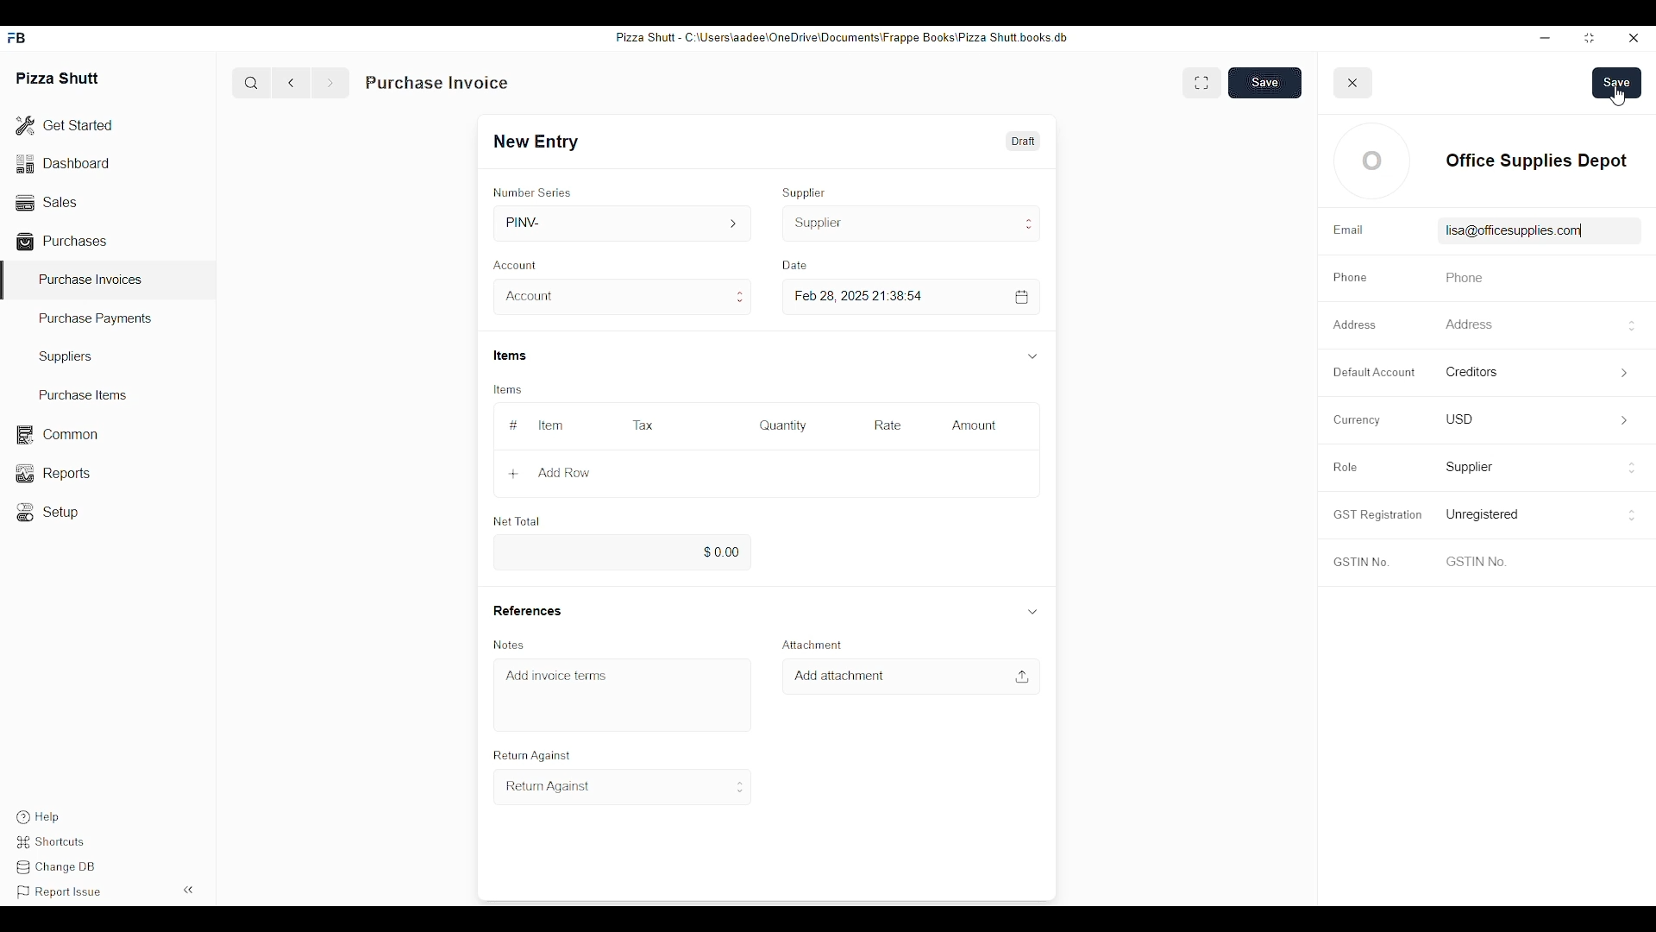  Describe the element at coordinates (52, 513) in the screenshot. I see `Setup` at that location.